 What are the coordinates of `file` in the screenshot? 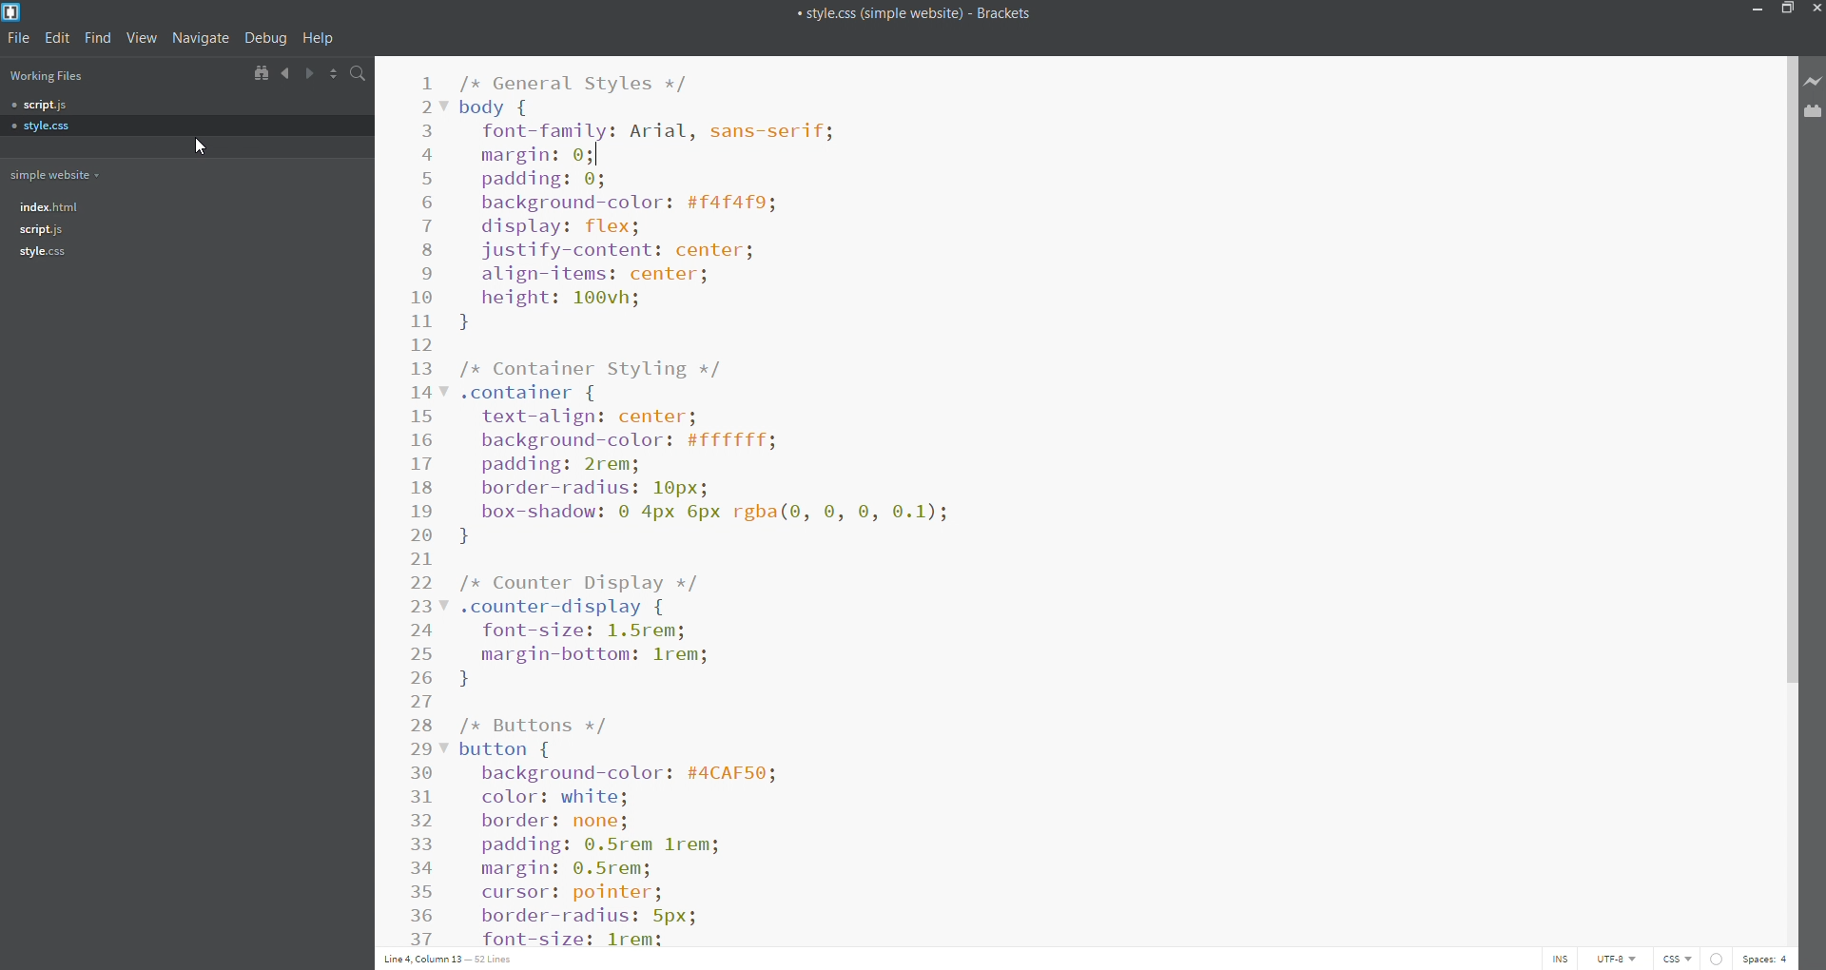 It's located at (22, 39).